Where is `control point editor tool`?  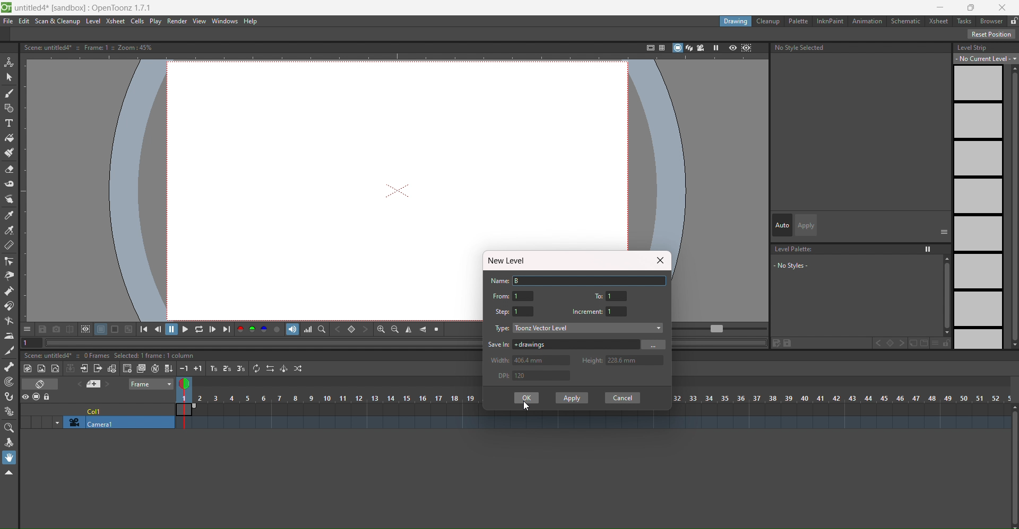 control point editor tool is located at coordinates (8, 261).